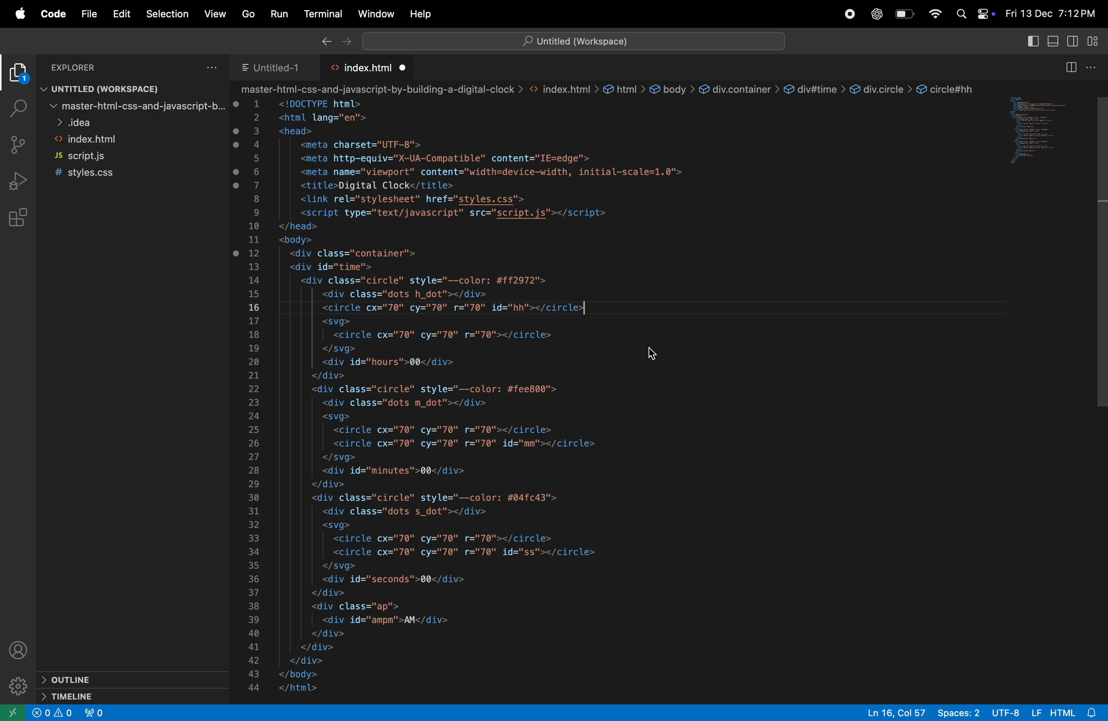 This screenshot has width=1108, height=721. Describe the element at coordinates (1032, 42) in the screenshot. I see `toggle primary side bar` at that location.